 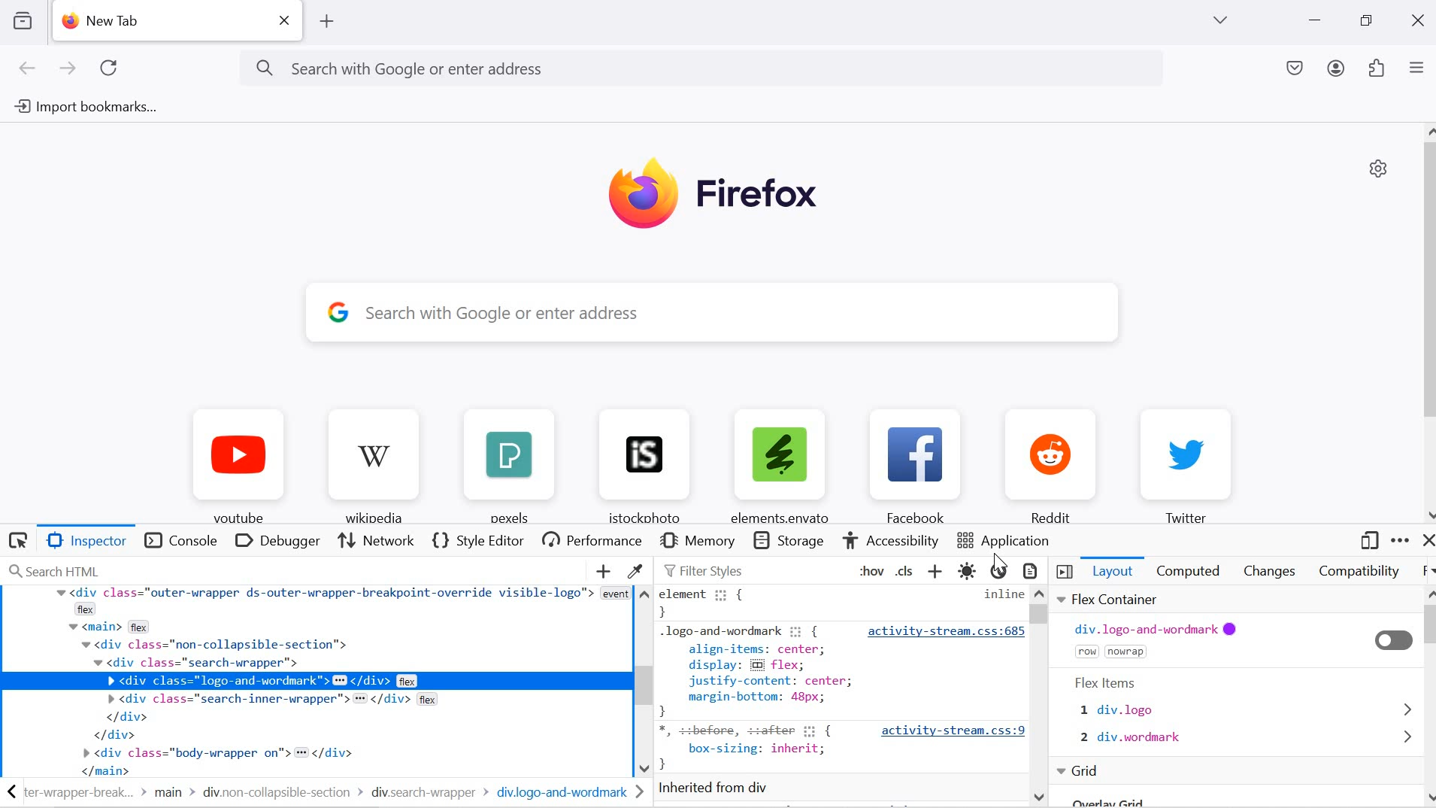 What do you see at coordinates (602, 571) in the screenshot?
I see `CREATE NEW NODE` at bounding box center [602, 571].